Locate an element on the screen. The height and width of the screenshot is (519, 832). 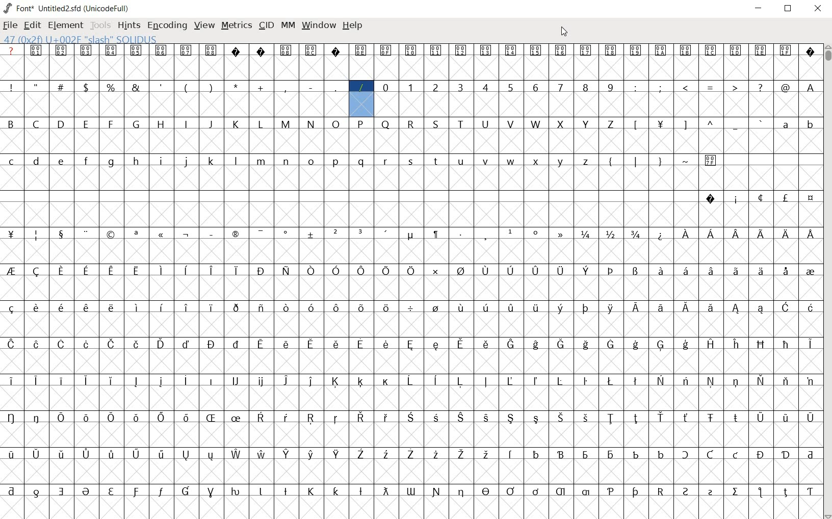
glyph is located at coordinates (236, 344).